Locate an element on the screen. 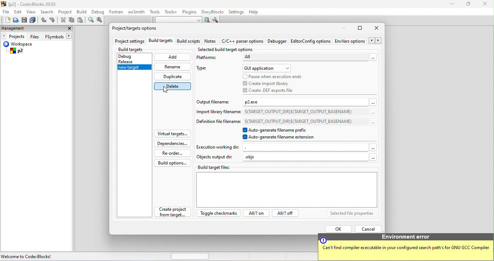  delete is located at coordinates (173, 86).